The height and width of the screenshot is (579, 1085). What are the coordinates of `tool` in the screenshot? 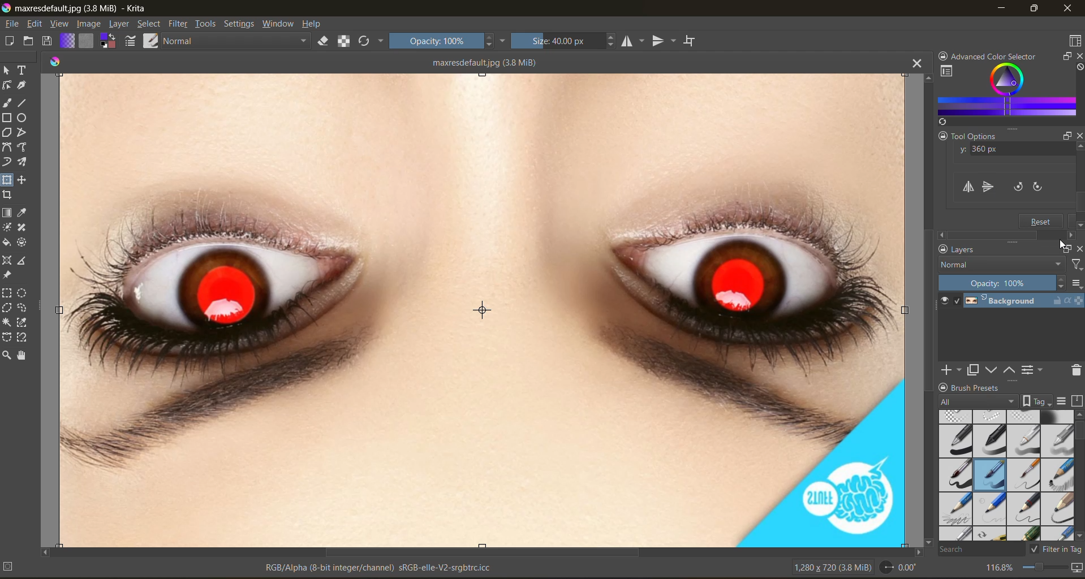 It's located at (23, 338).